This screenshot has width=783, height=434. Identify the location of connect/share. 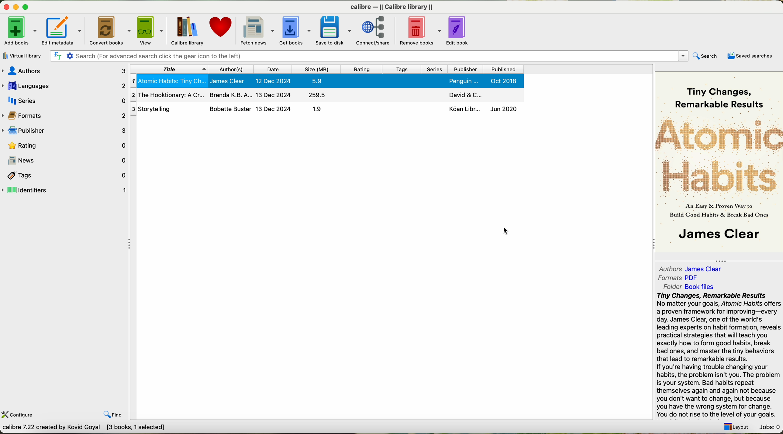
(375, 30).